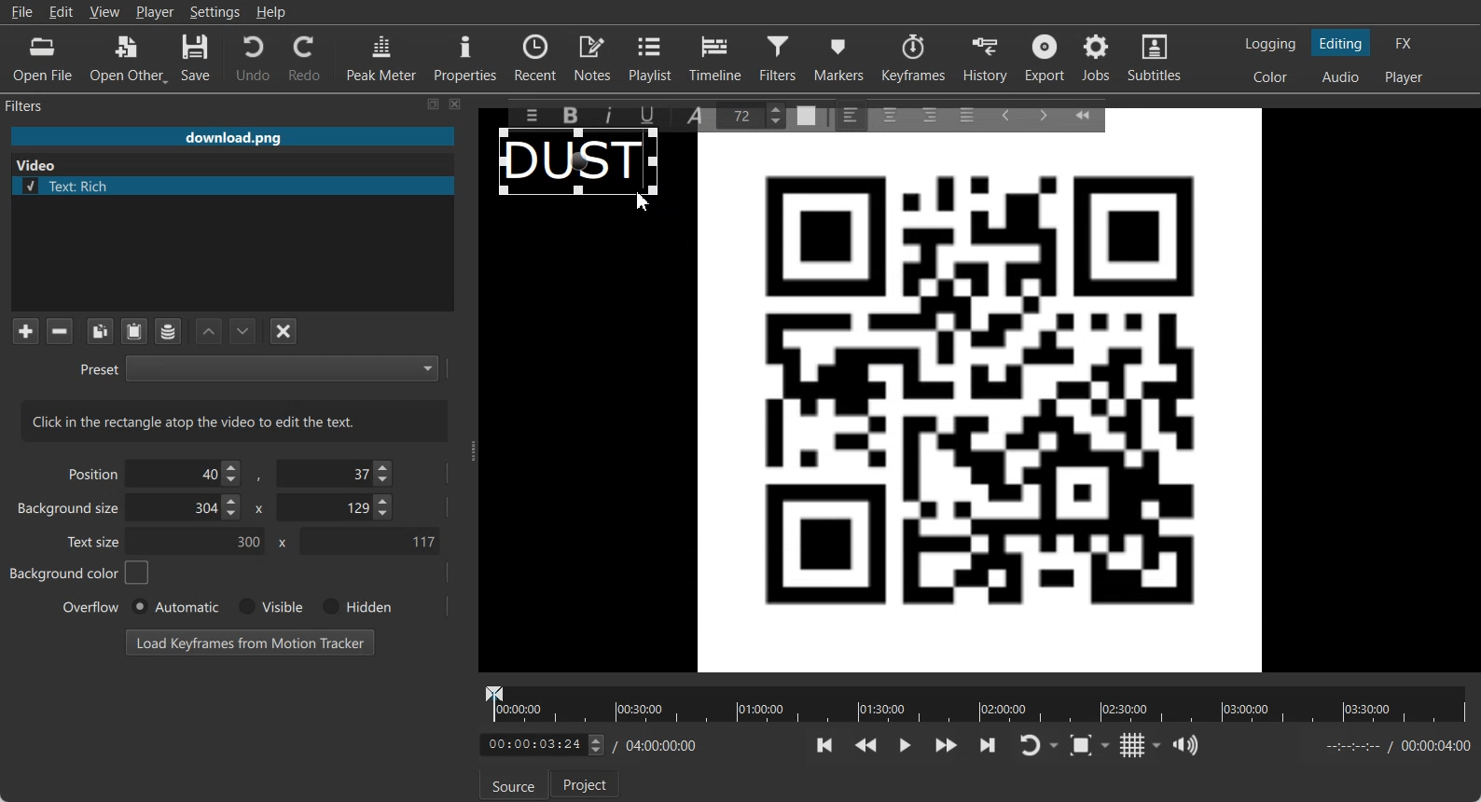  What do you see at coordinates (1044, 116) in the screenshot?
I see `Insert Indent` at bounding box center [1044, 116].